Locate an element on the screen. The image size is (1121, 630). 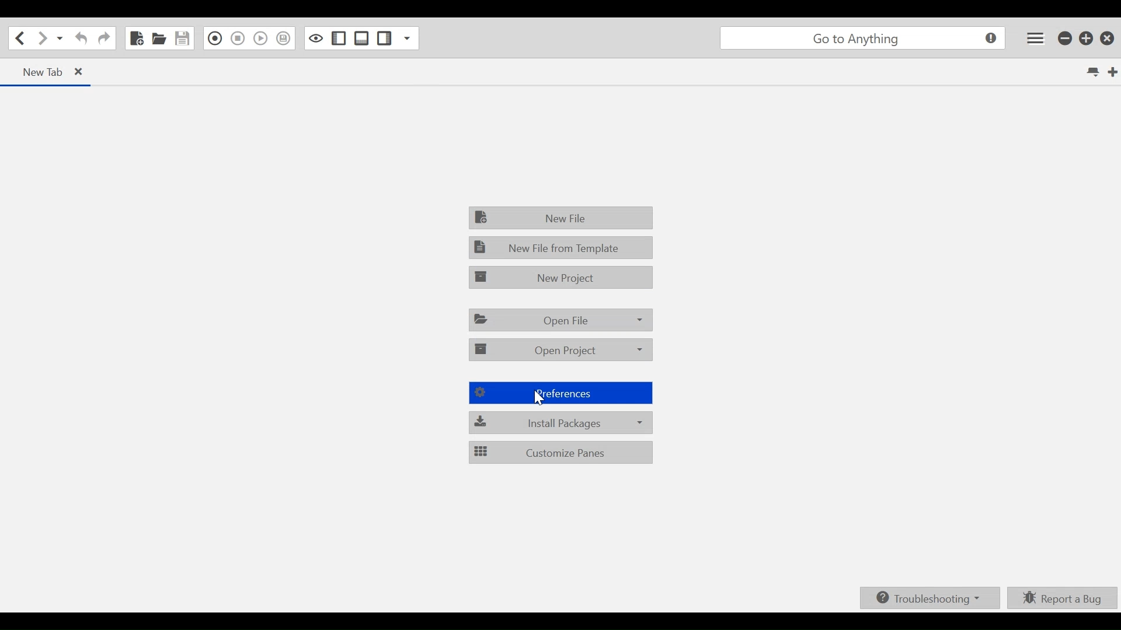
Show/Hide Left Pane is located at coordinates (339, 38).